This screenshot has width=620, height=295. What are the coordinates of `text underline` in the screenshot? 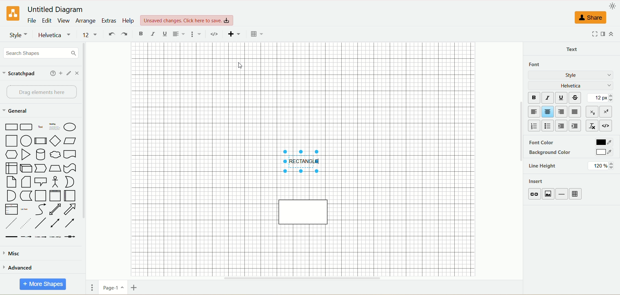 It's located at (164, 34).